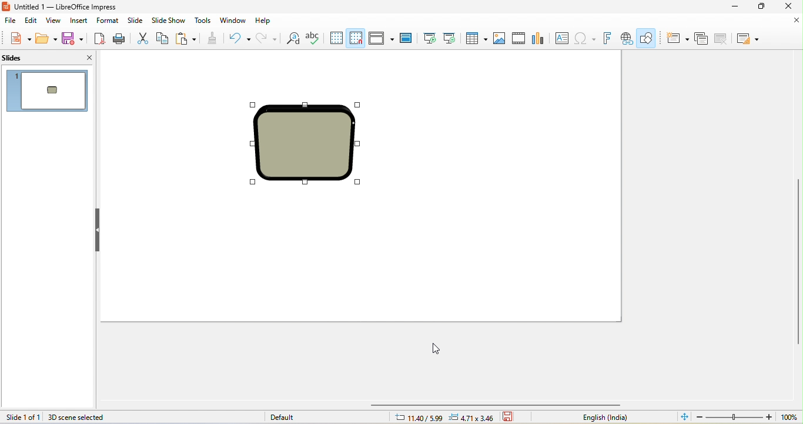 The height and width of the screenshot is (424, 803). I want to click on show draw function, so click(648, 38).